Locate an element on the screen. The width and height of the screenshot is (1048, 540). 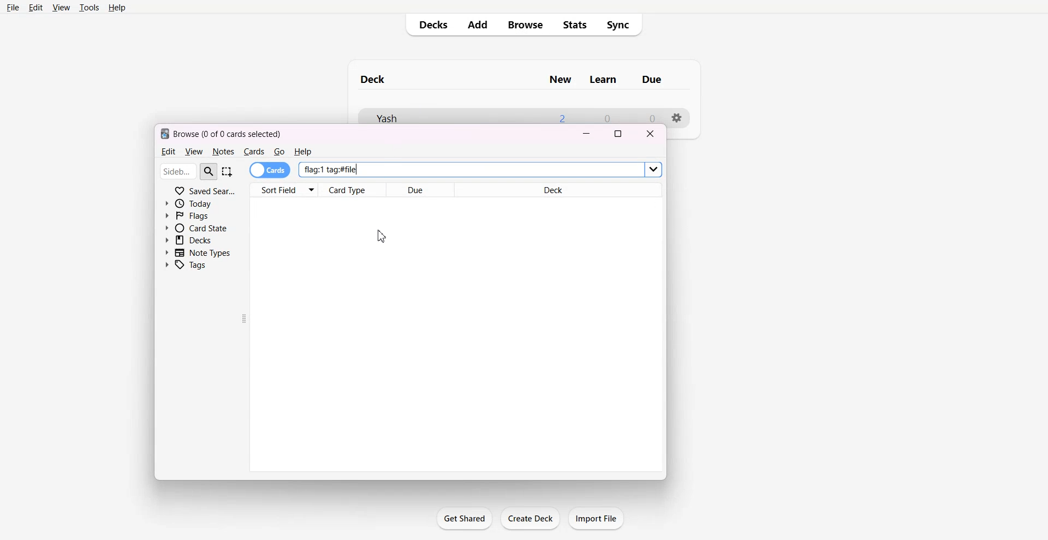
Cursor is located at coordinates (383, 236).